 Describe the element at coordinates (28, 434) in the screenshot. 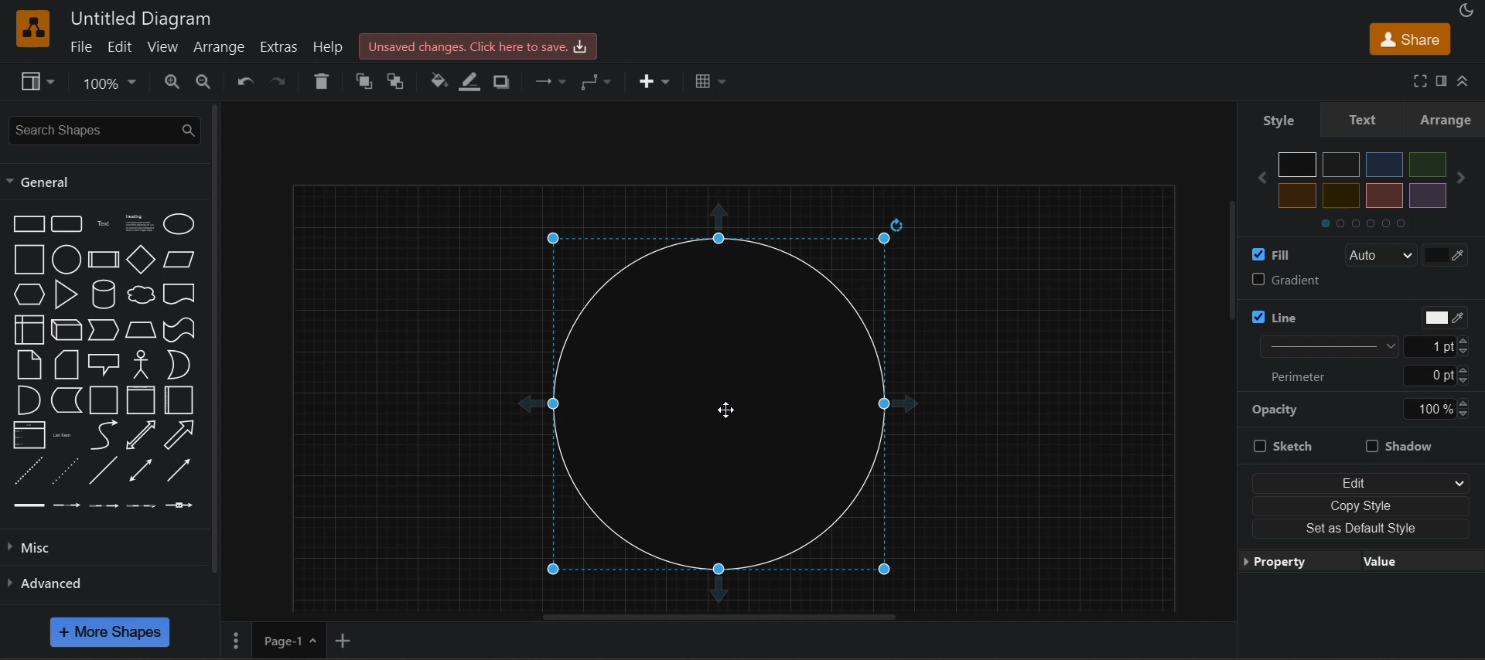

I see `list` at that location.